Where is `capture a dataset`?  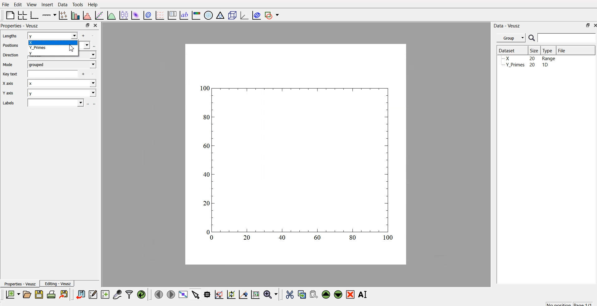
capture a dataset is located at coordinates (117, 294).